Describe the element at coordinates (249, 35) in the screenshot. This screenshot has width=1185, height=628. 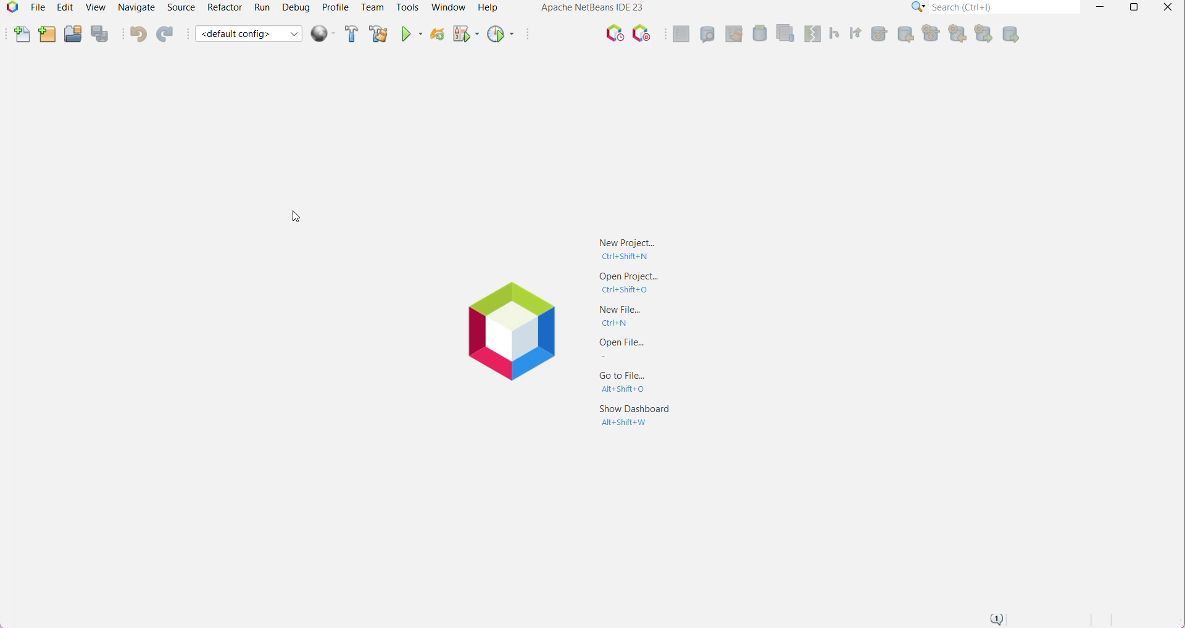
I see `Set Project Configuration` at that location.